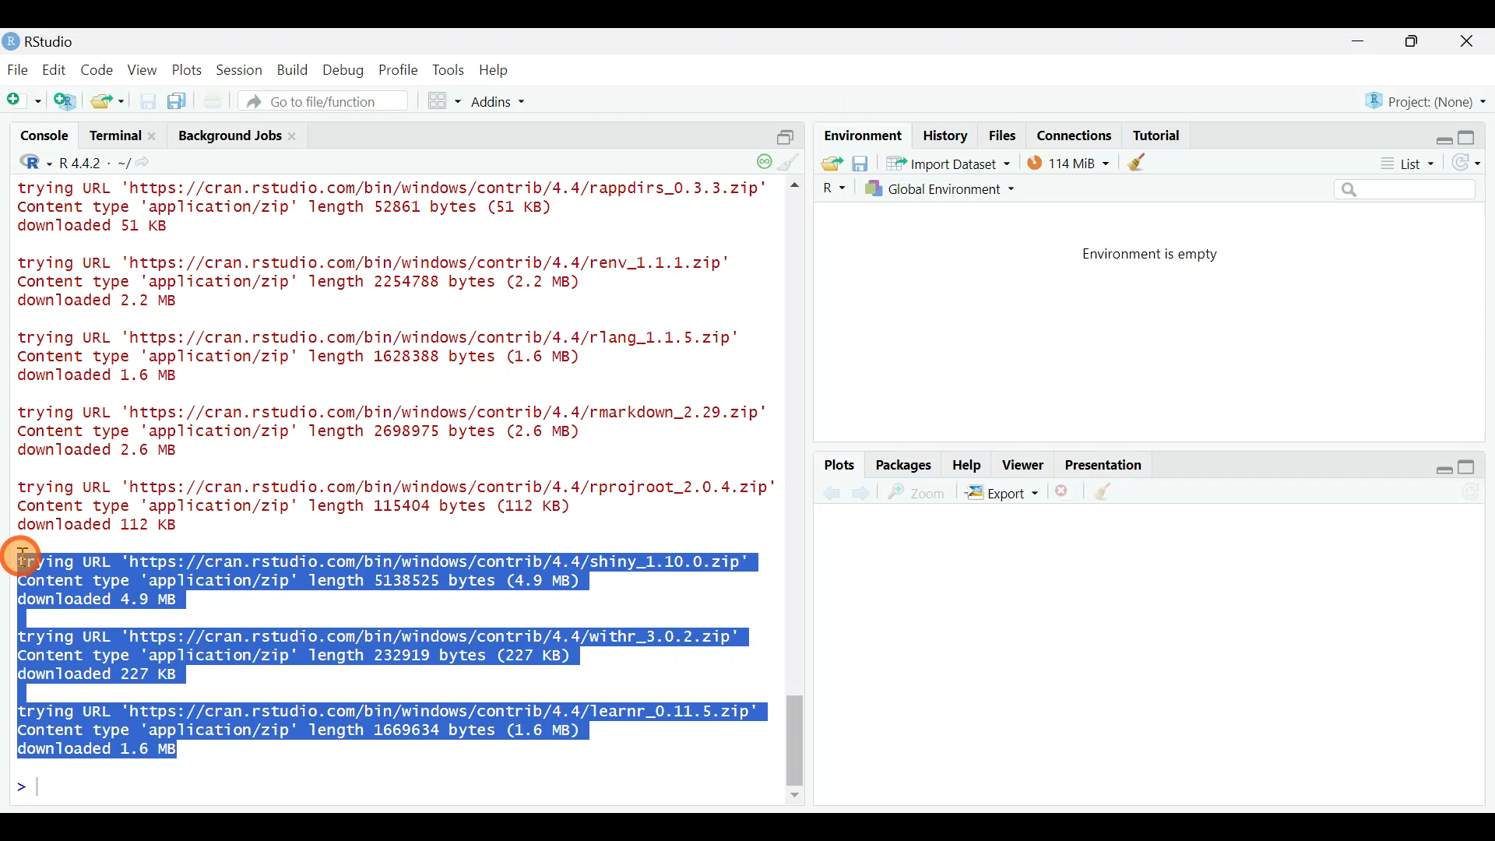 The height and width of the screenshot is (841, 1495). What do you see at coordinates (1163, 255) in the screenshot?
I see `Environment is empty` at bounding box center [1163, 255].